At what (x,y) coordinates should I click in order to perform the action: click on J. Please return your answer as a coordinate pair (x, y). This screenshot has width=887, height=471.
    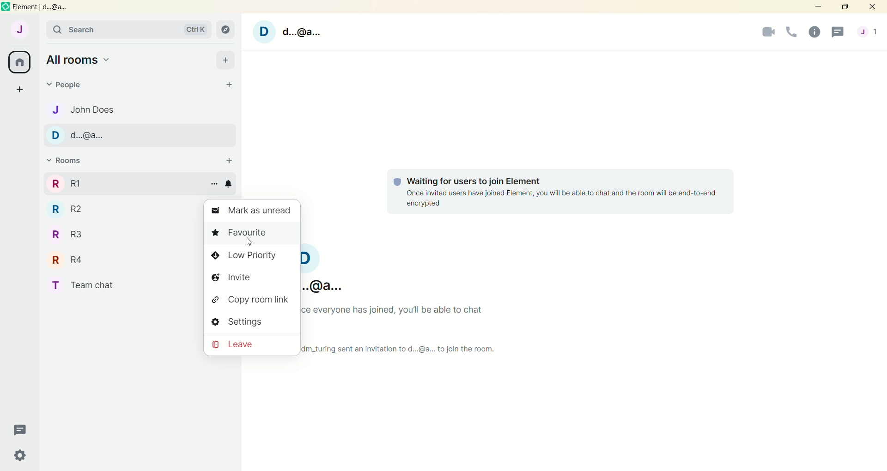
    Looking at the image, I should click on (23, 31).